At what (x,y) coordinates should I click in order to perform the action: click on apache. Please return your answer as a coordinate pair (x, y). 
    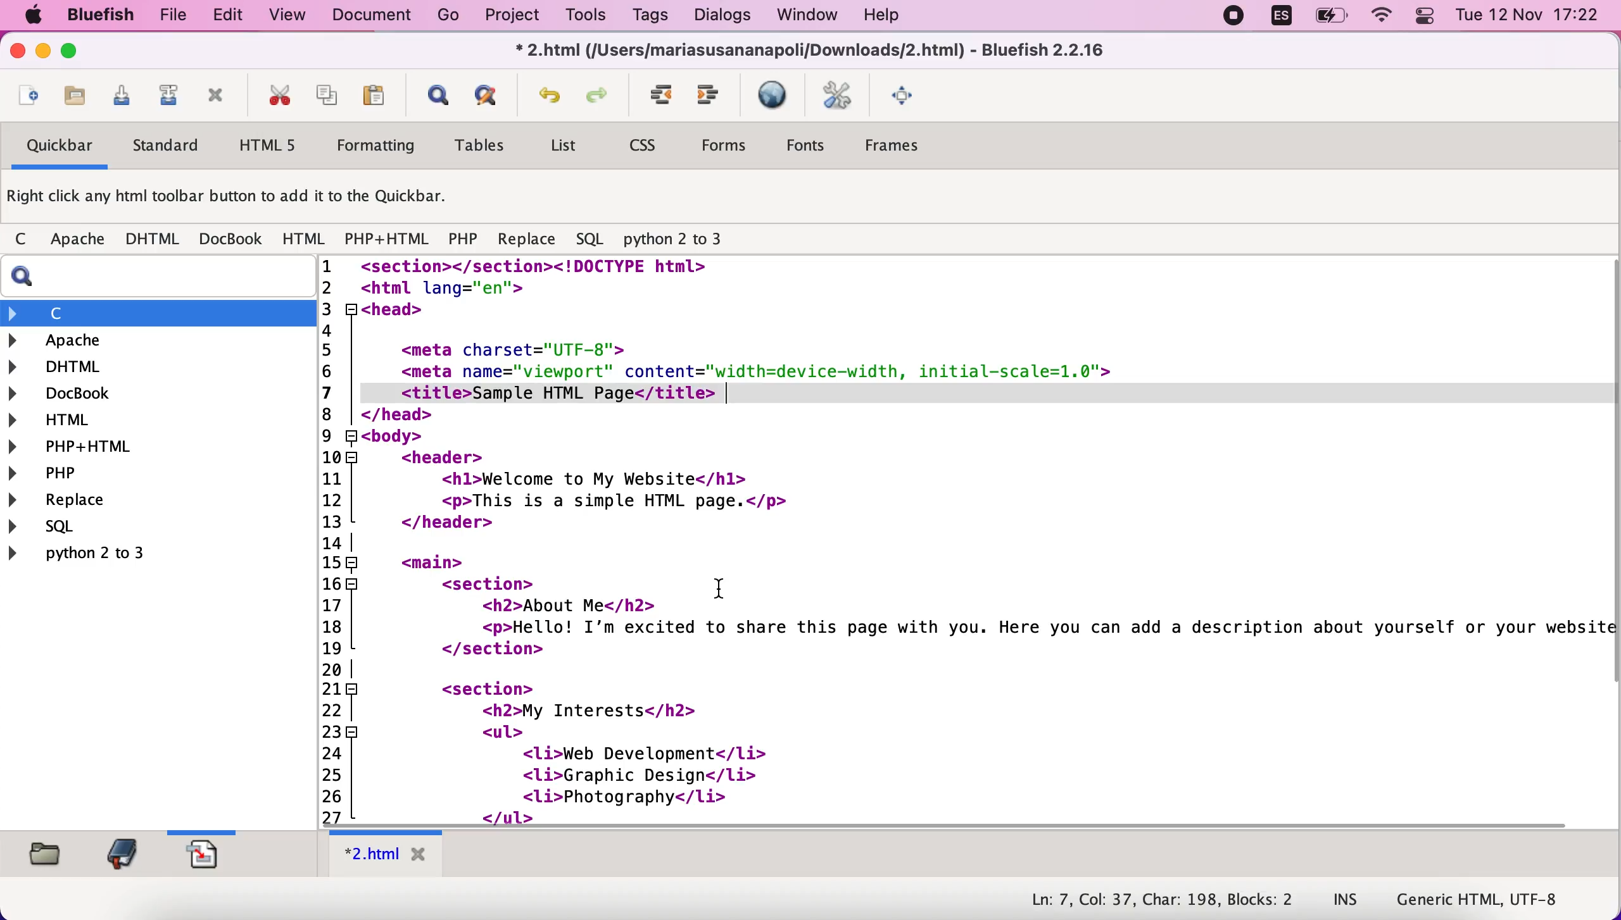
    Looking at the image, I should click on (81, 239).